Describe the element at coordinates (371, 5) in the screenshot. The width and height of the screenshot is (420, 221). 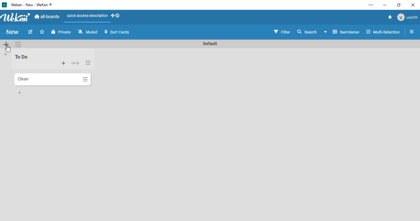
I see `settings and more` at that location.